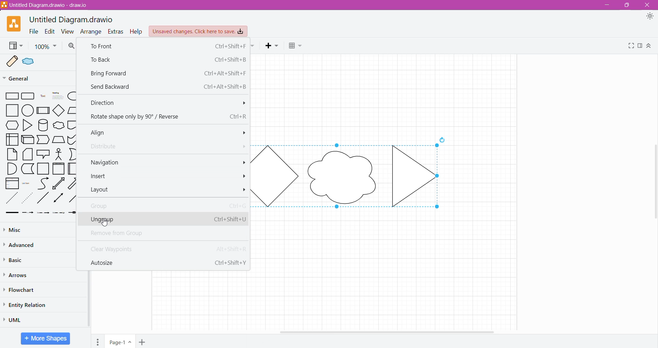 The width and height of the screenshot is (658, 348). I want to click on Expand/Collapse, so click(649, 47).